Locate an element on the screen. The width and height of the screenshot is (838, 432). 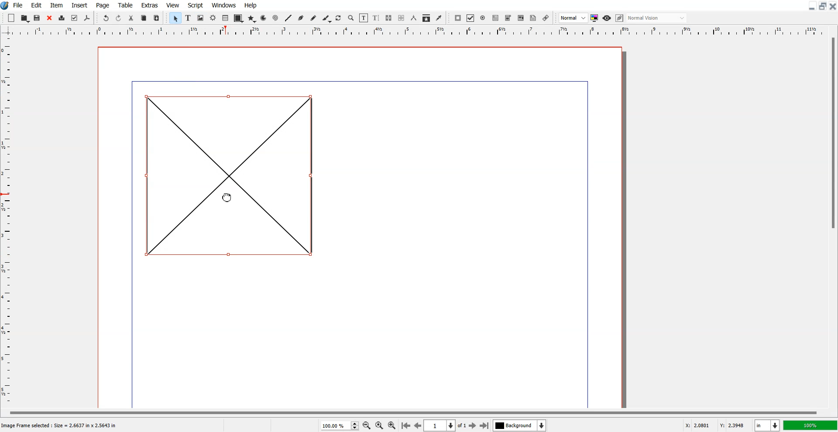
Vertical Scale is located at coordinates (419, 31).